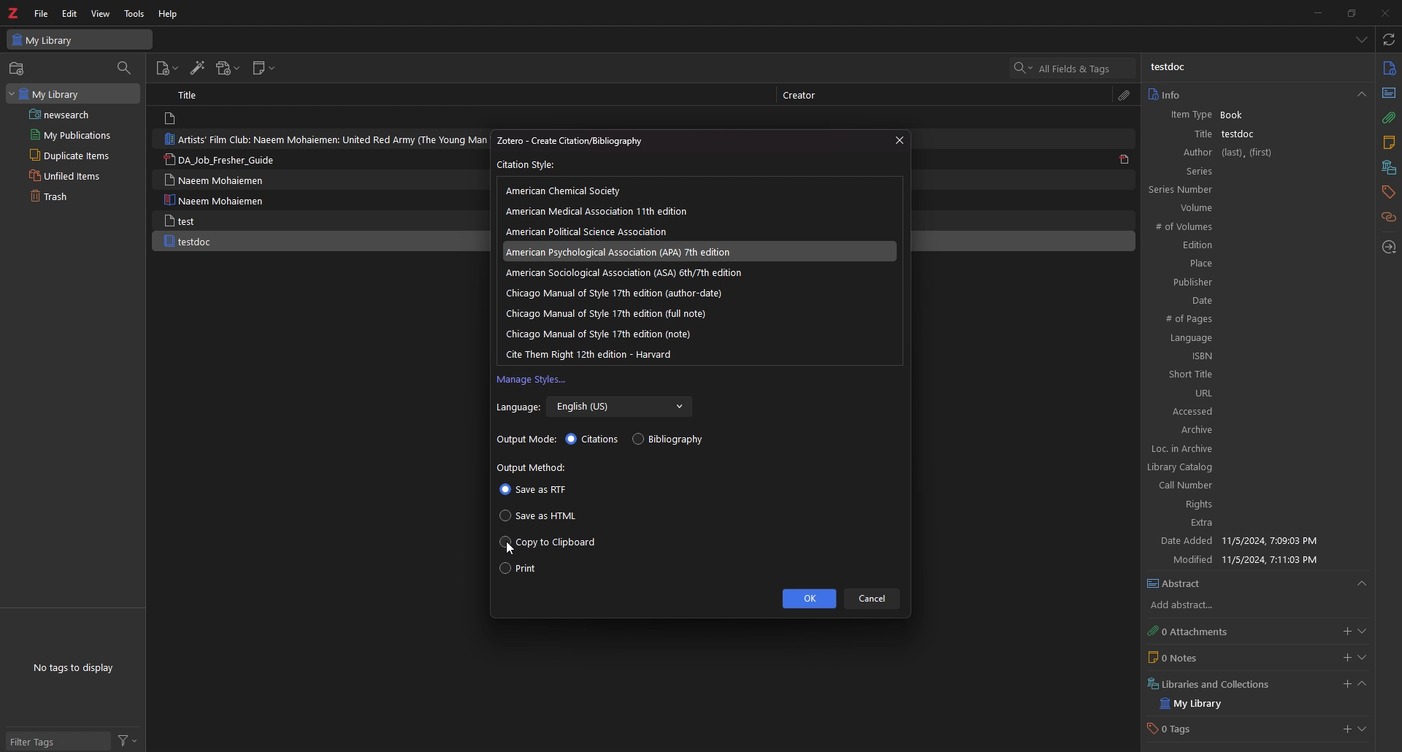 This screenshot has height=752, width=1402. What do you see at coordinates (1246, 245) in the screenshot?
I see `Edition` at bounding box center [1246, 245].